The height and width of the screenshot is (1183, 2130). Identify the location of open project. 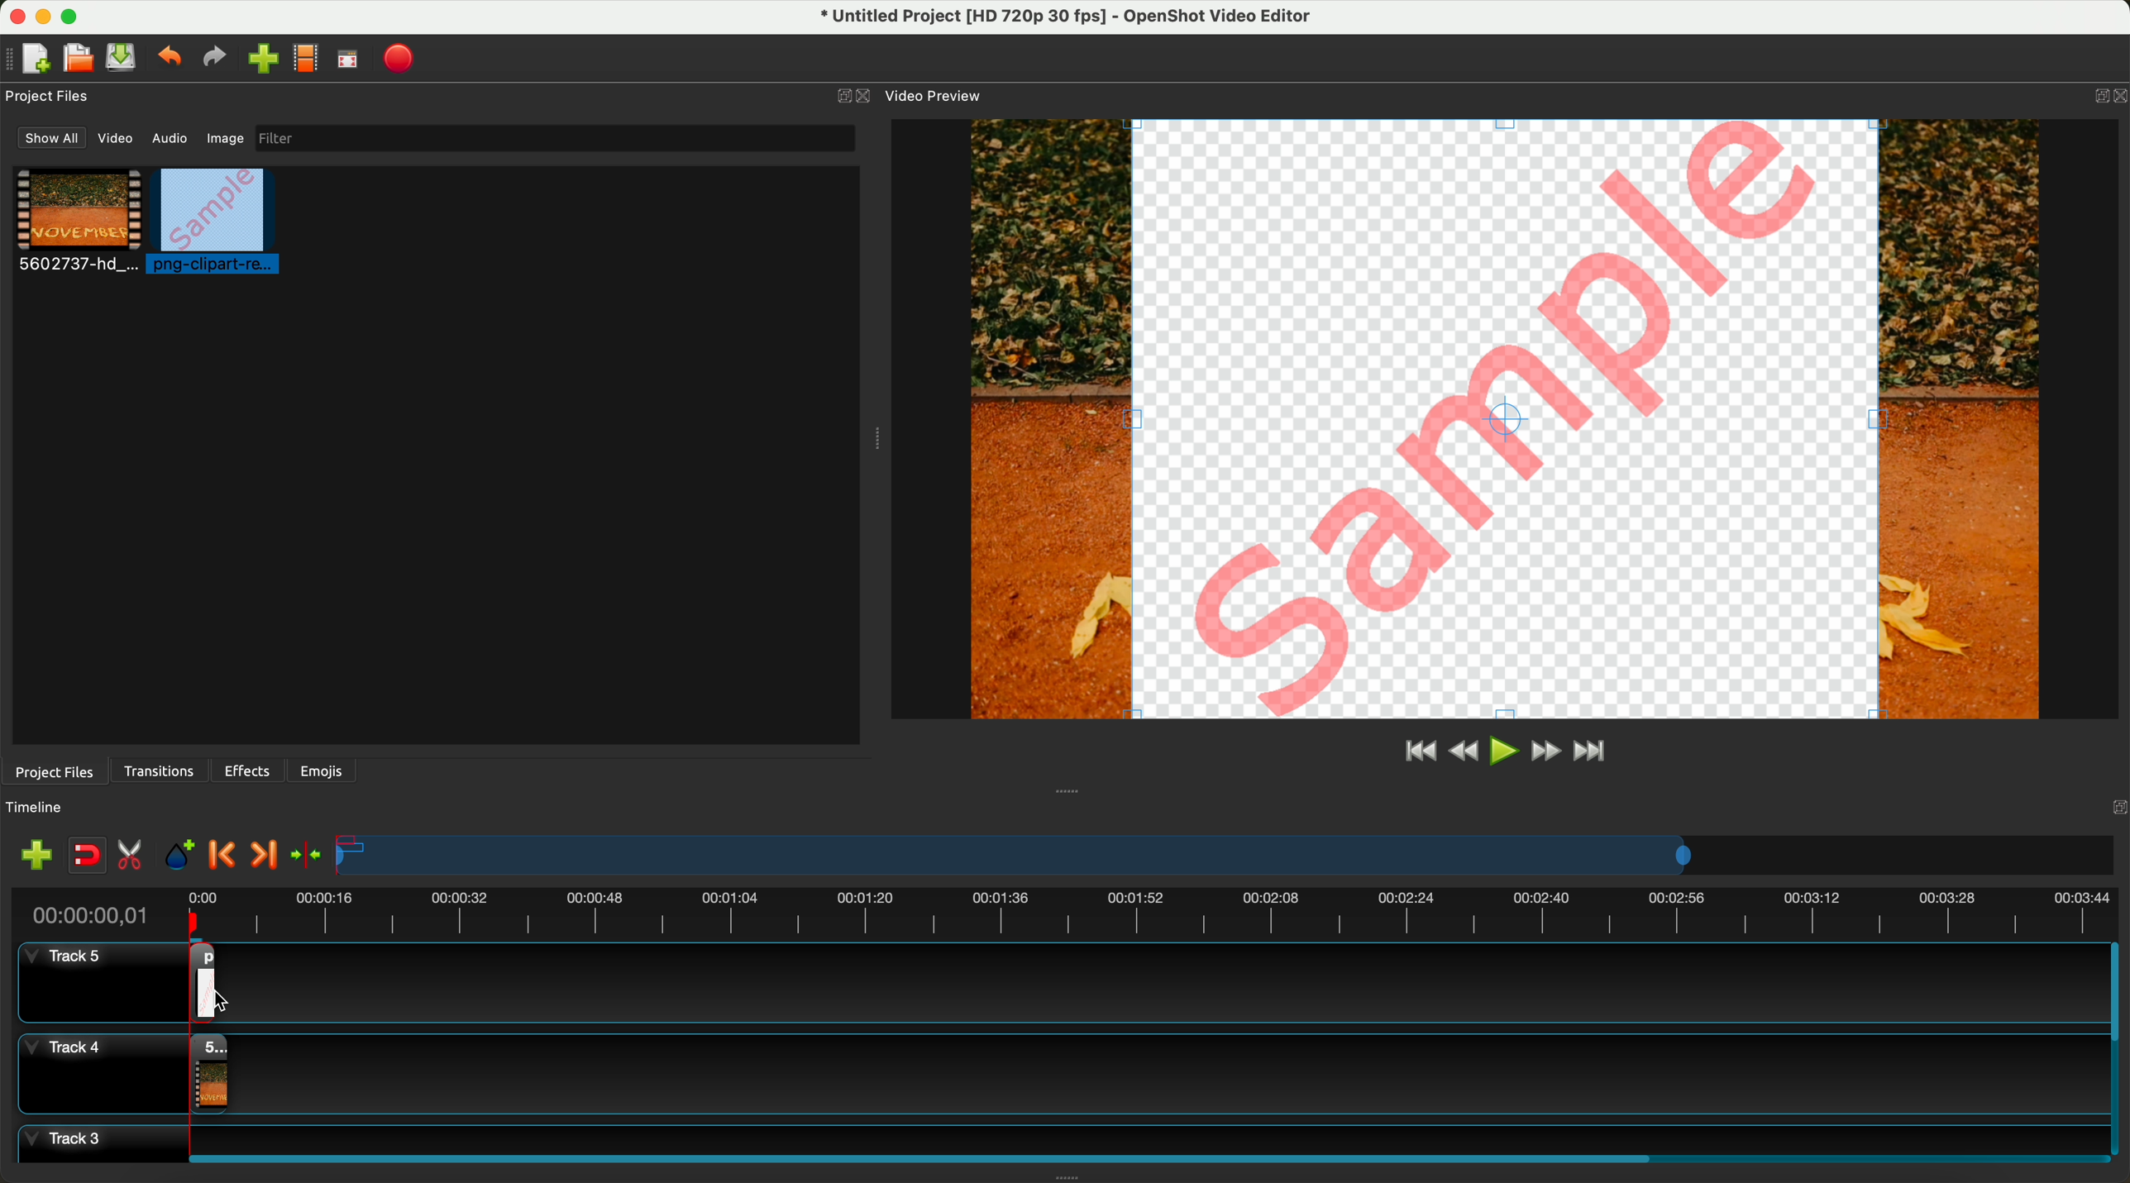
(77, 60).